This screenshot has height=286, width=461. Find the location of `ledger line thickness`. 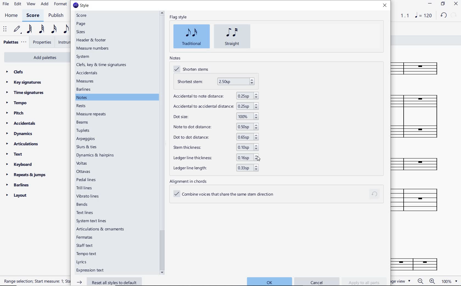

ledger line thickness is located at coordinates (214, 158).